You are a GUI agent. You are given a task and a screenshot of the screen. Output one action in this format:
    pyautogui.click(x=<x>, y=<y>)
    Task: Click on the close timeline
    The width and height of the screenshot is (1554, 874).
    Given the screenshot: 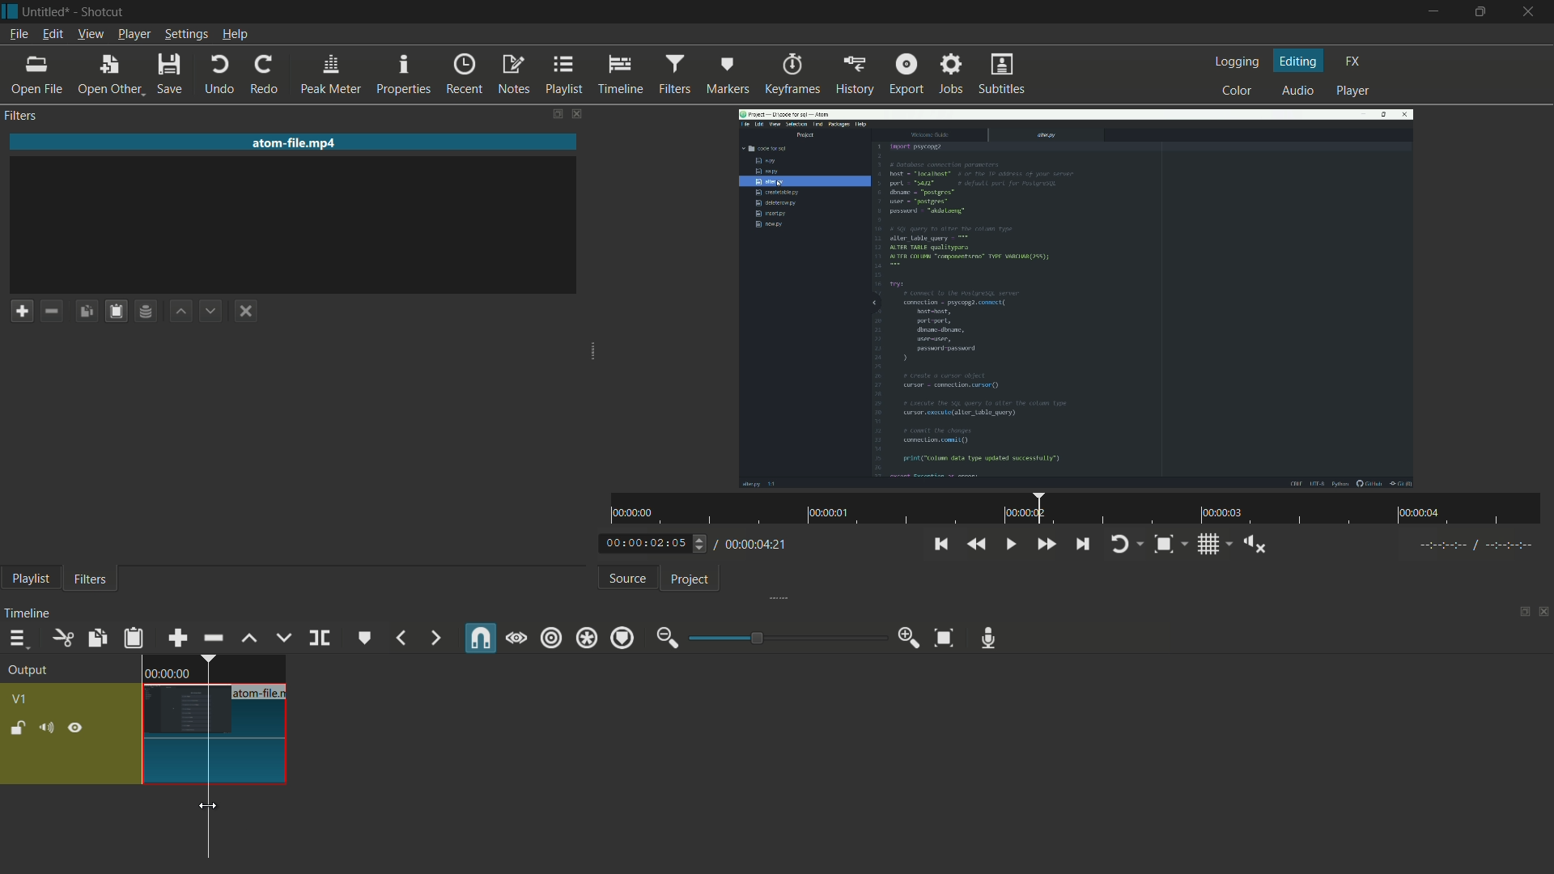 What is the action you would take?
    pyautogui.click(x=1544, y=613)
    